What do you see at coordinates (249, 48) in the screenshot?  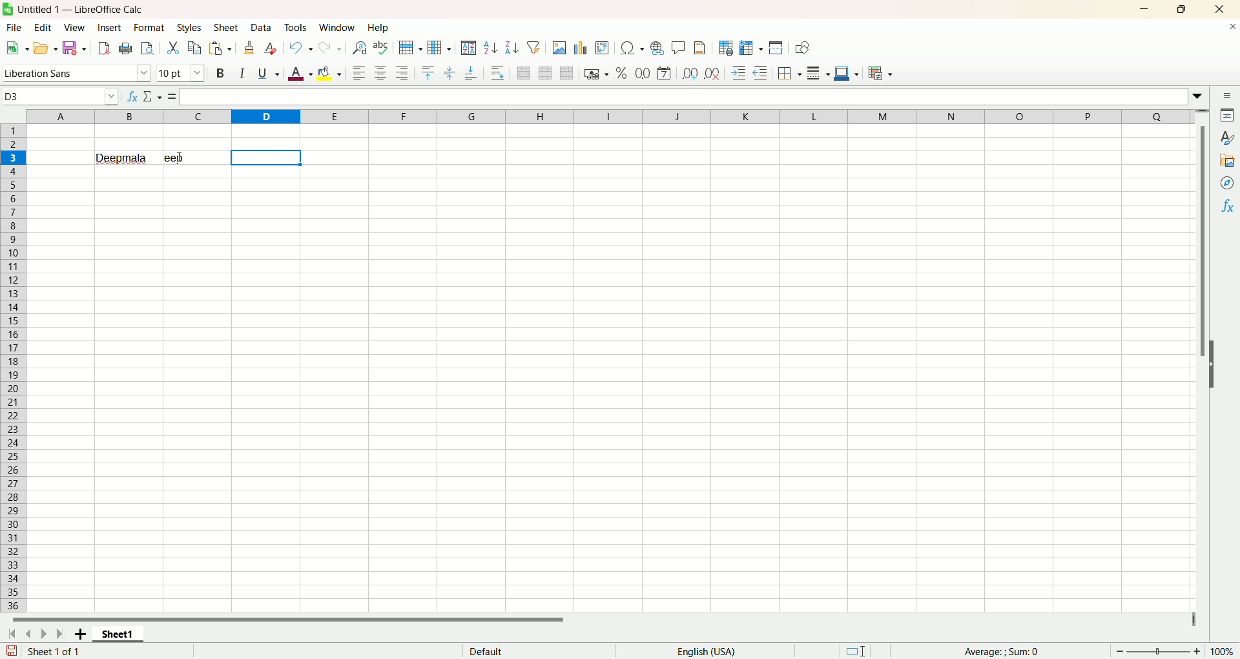 I see `Clone formatting` at bounding box center [249, 48].